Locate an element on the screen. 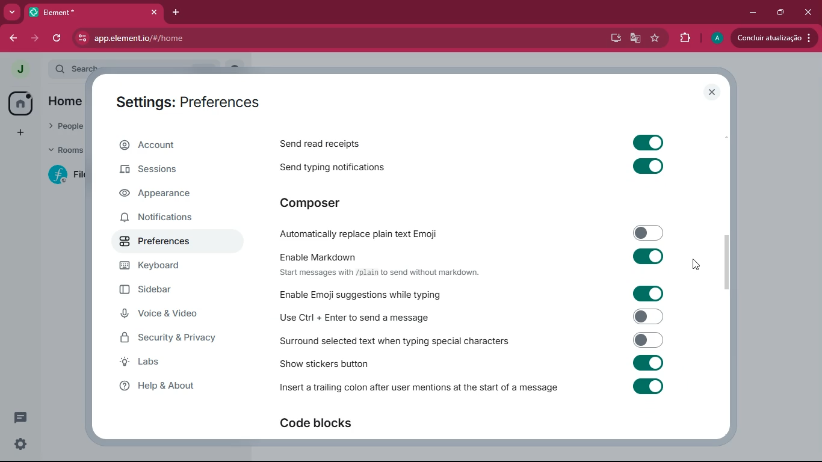  use ctrl enter is located at coordinates (358, 317).